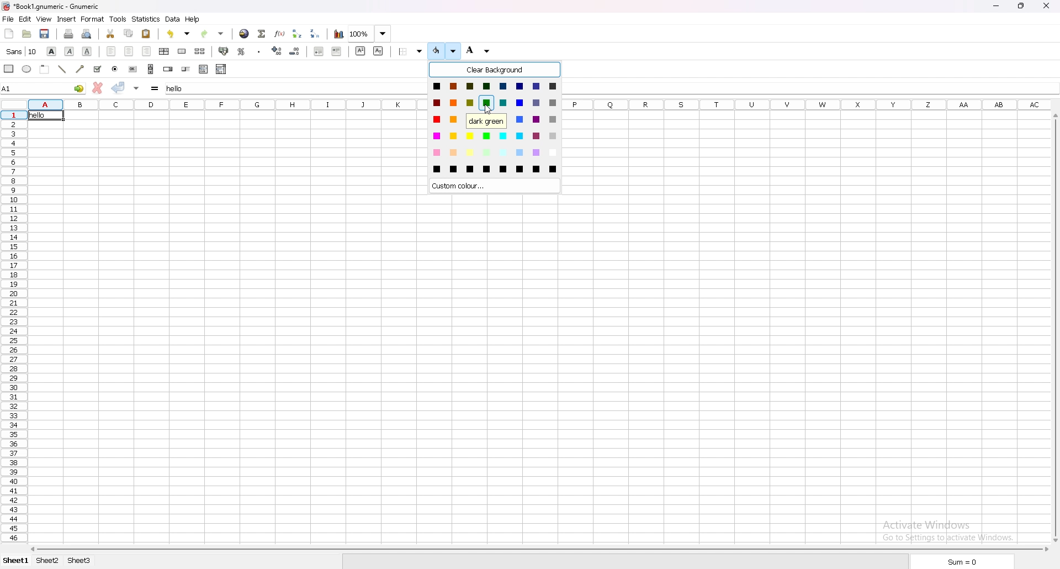 This screenshot has height=569, width=1060. Describe the element at coordinates (115, 69) in the screenshot. I see `radio button` at that location.